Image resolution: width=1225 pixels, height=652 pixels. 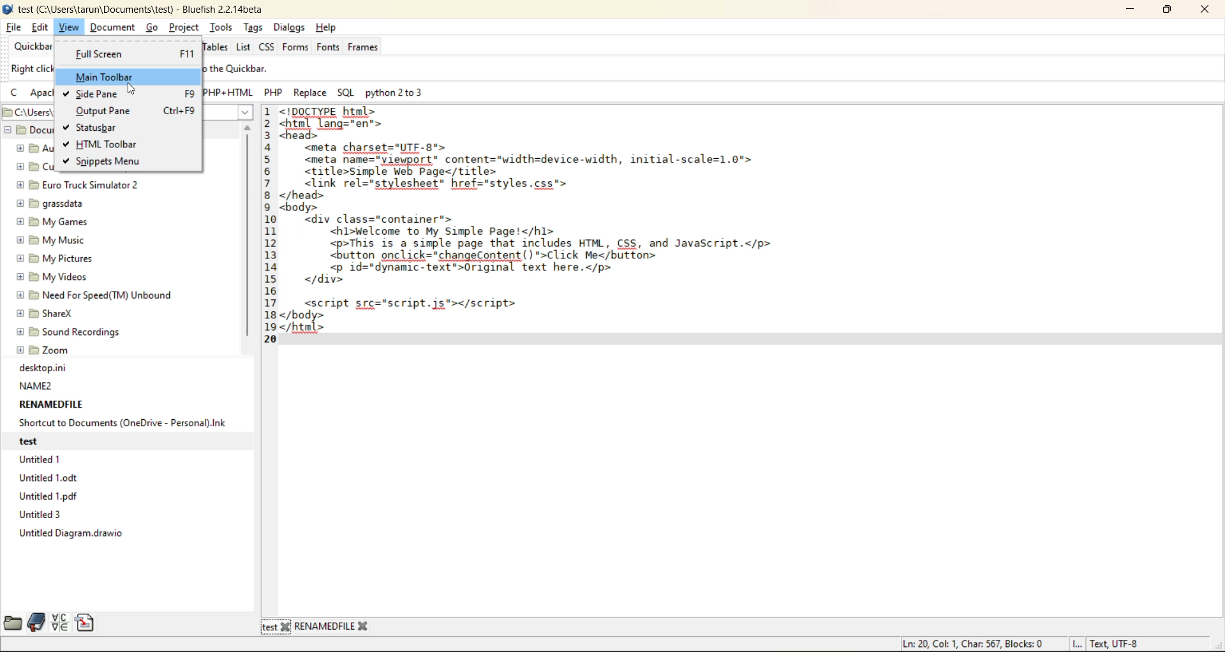 I want to click on edit, so click(x=41, y=29).